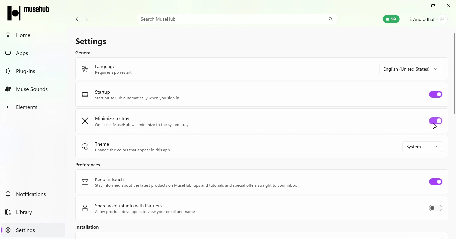 The image size is (456, 239). Describe the element at coordinates (449, 5) in the screenshot. I see `Close` at that location.